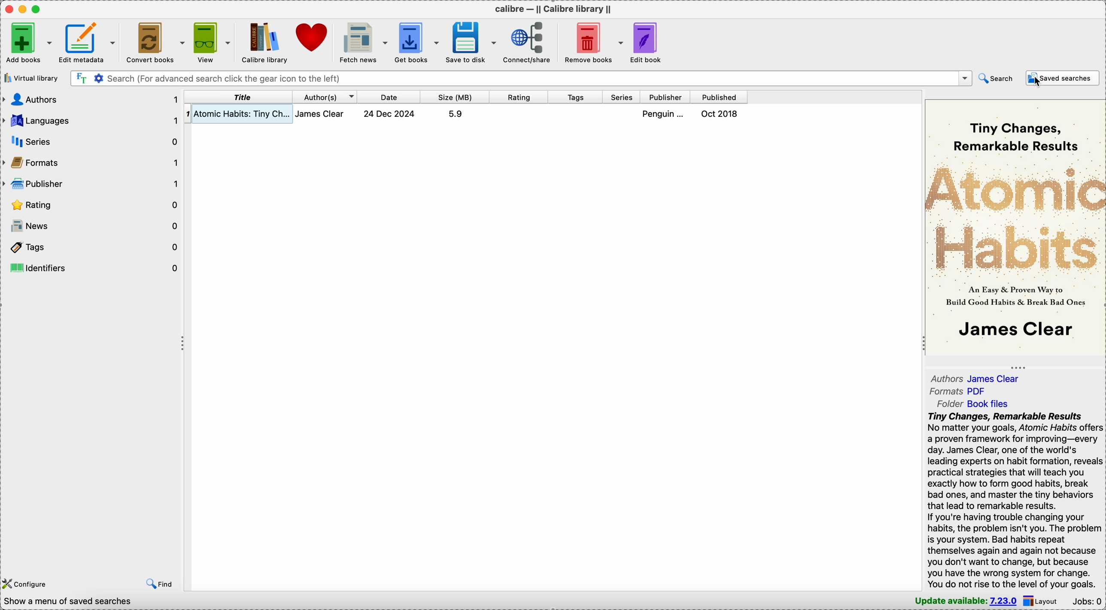 This screenshot has height=610, width=1106. I want to click on 24 Dec 2024, so click(389, 114).